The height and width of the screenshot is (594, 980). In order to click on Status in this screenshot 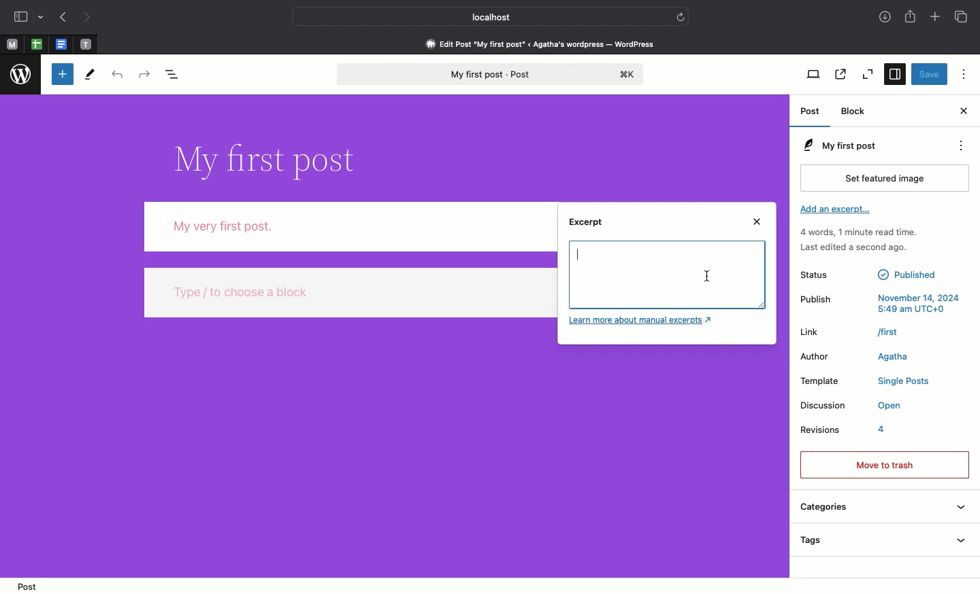, I will do `click(870, 274)`.